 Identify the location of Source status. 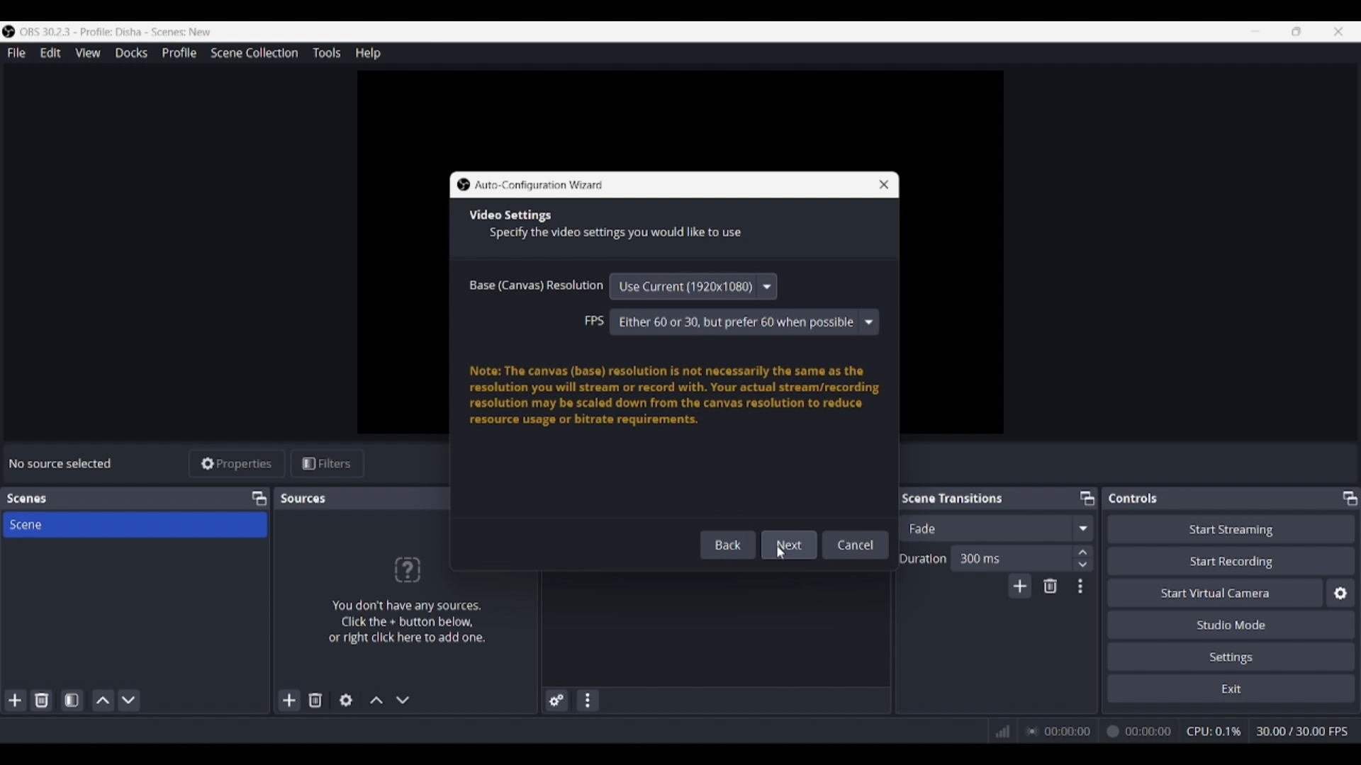
(62, 463).